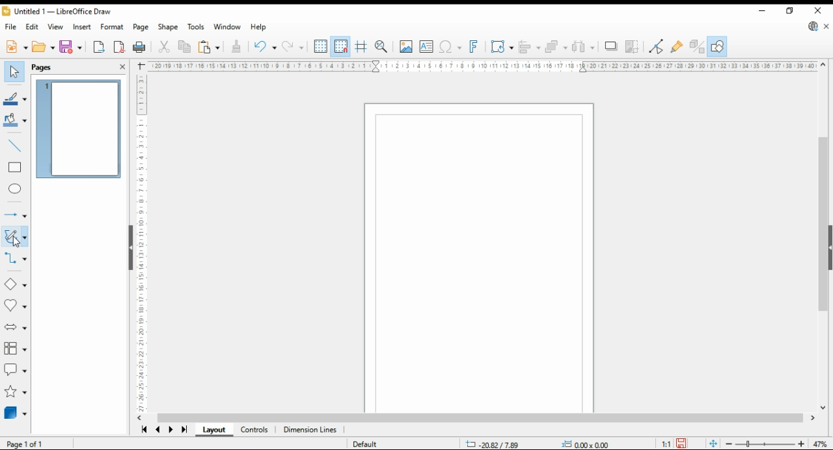 This screenshot has width=833, height=450. What do you see at coordinates (822, 238) in the screenshot?
I see `scroll bar` at bounding box center [822, 238].